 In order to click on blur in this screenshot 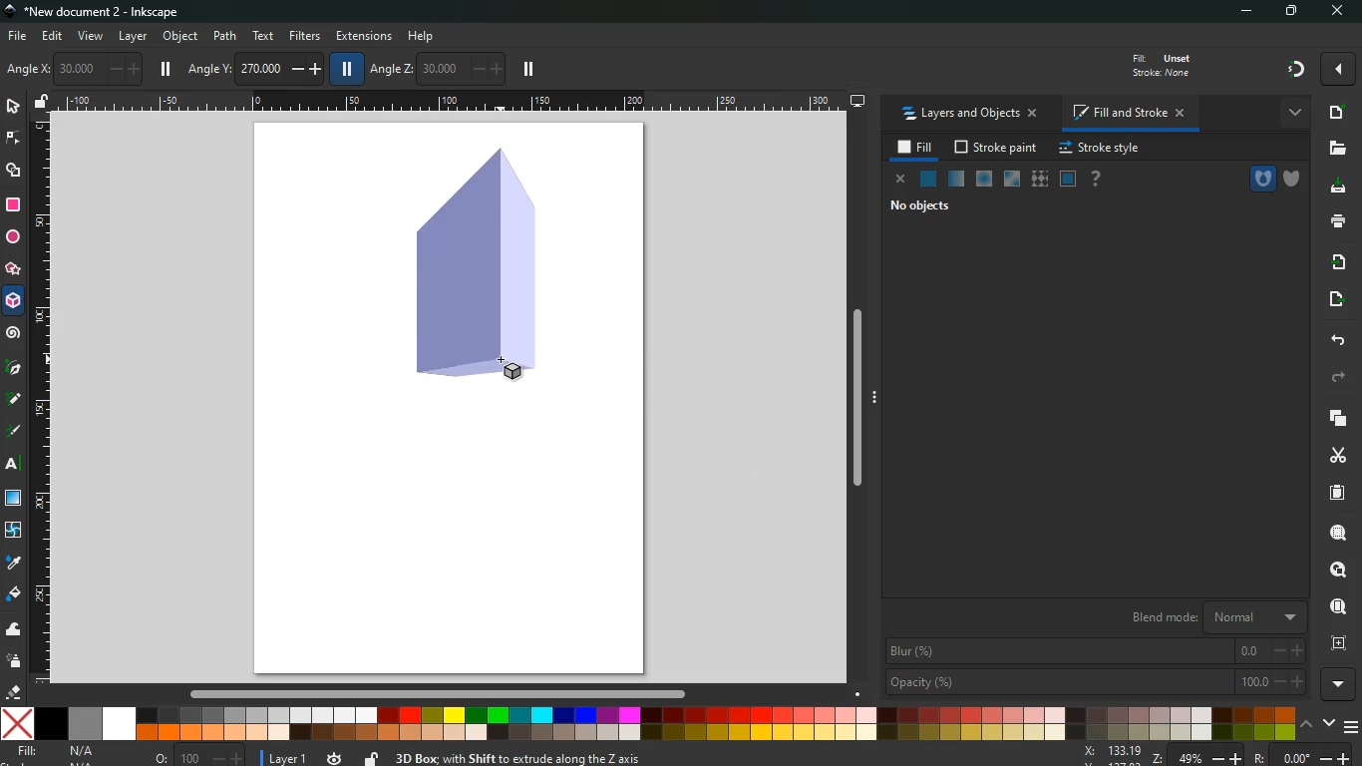, I will do `click(1097, 650)`.